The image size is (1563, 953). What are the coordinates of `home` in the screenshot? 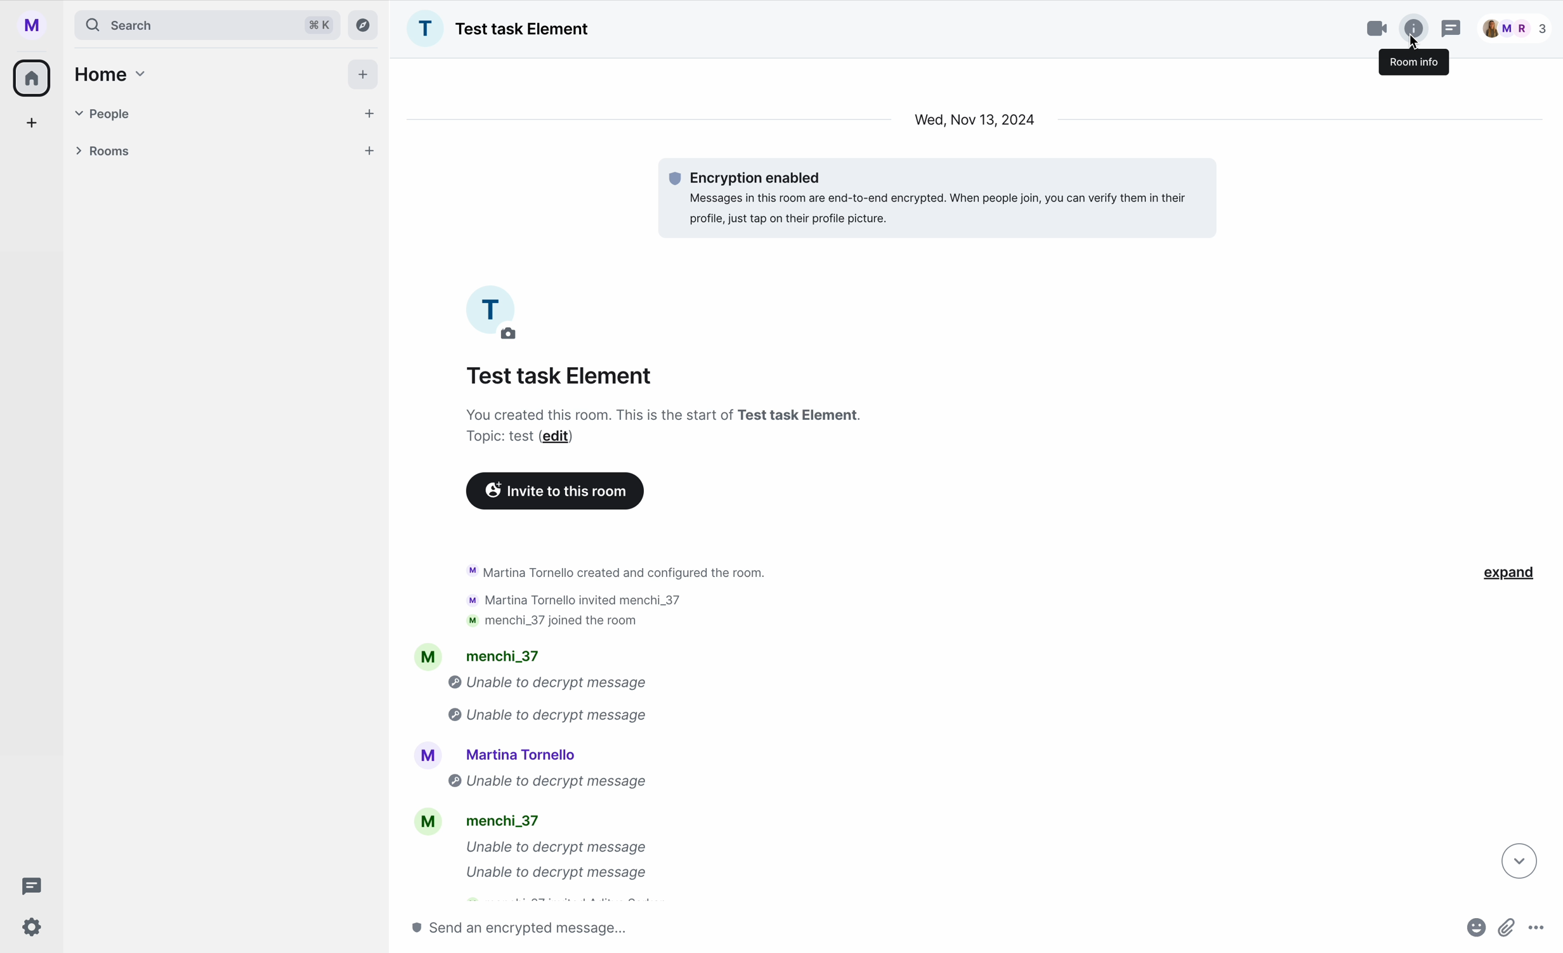 It's located at (113, 74).